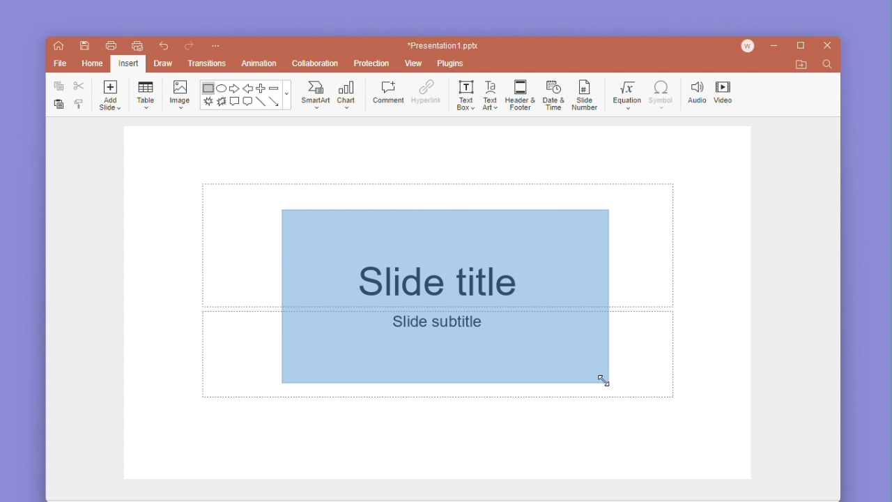 This screenshot has width=892, height=502. Describe the element at coordinates (247, 102) in the screenshot. I see `message text box` at that location.